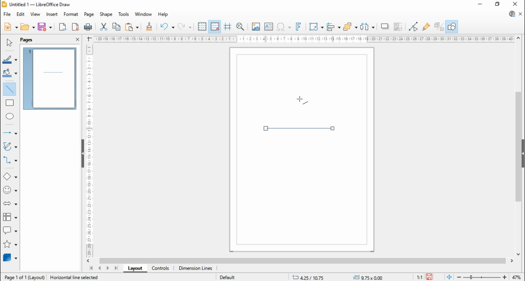 This screenshot has height=281, width=525. I want to click on cut, so click(104, 27).